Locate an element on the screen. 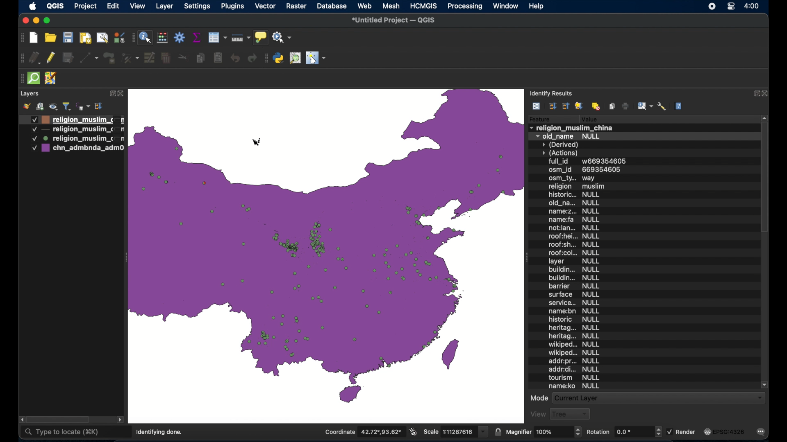  roof is located at coordinates (573, 244).